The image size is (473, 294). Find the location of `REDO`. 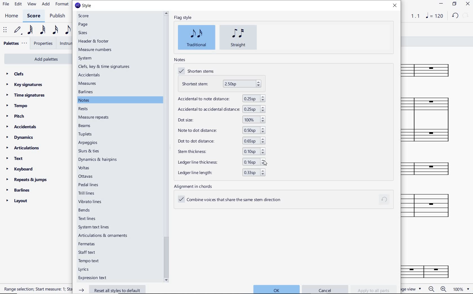

REDO is located at coordinates (466, 16).